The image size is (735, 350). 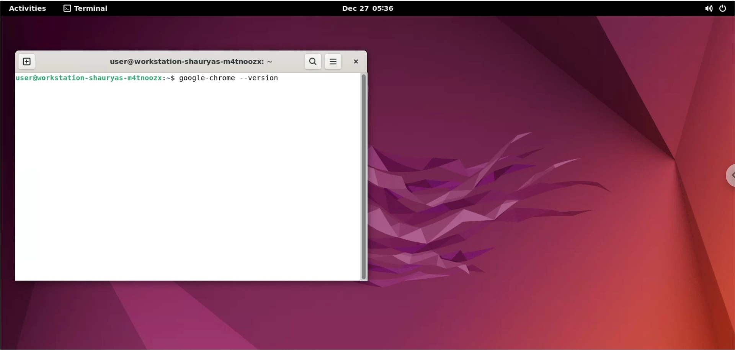 I want to click on scrollbar, so click(x=365, y=177).